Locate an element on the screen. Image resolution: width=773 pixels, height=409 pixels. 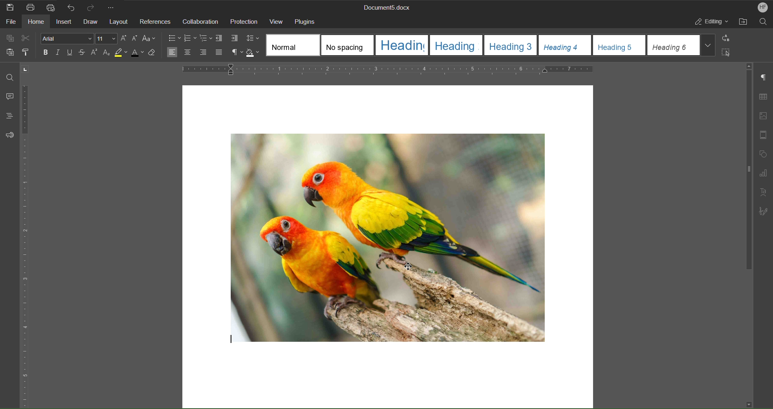
Italic is located at coordinates (58, 53).